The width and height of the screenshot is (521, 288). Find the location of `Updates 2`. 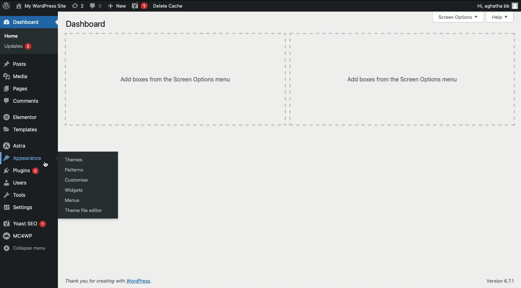

Updates 2 is located at coordinates (20, 47).